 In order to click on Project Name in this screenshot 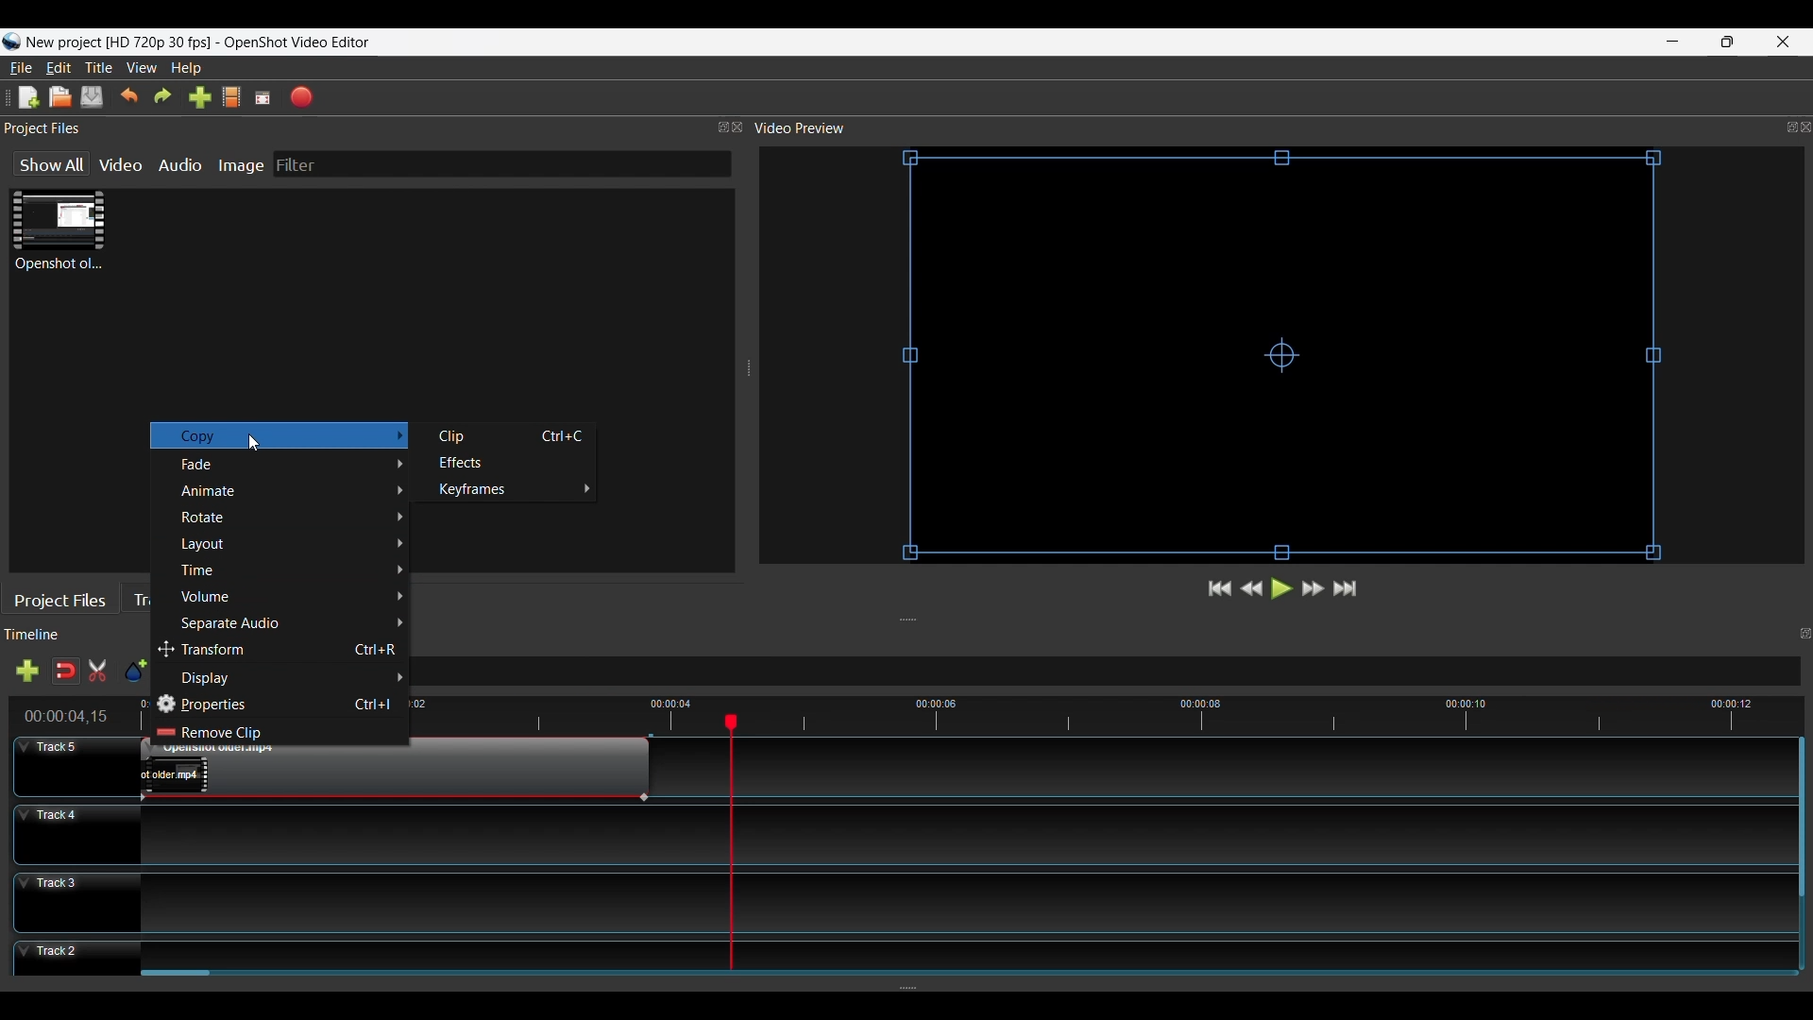, I will do `click(118, 43)`.